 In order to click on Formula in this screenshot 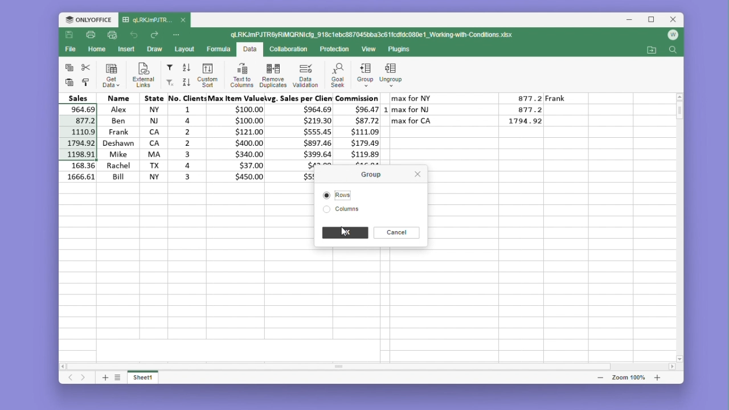, I will do `click(219, 48)`.